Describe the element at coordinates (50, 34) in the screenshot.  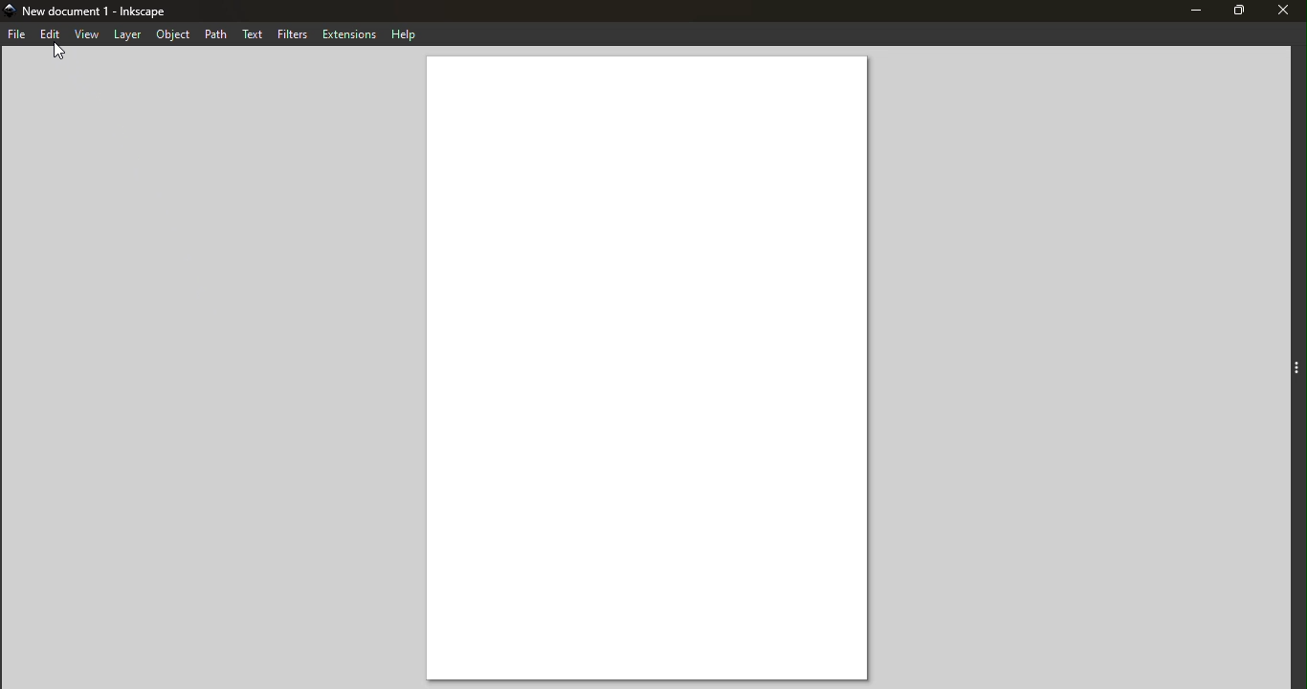
I see `Edit` at that location.